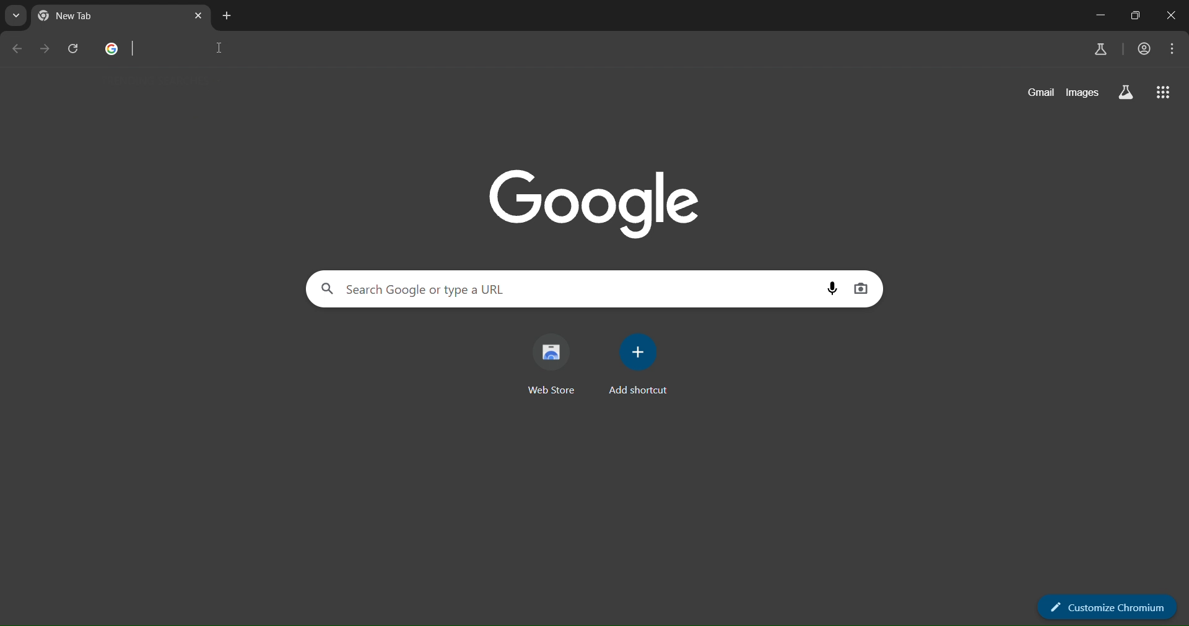 The width and height of the screenshot is (1189, 626). What do you see at coordinates (1172, 51) in the screenshot?
I see `menu` at bounding box center [1172, 51].